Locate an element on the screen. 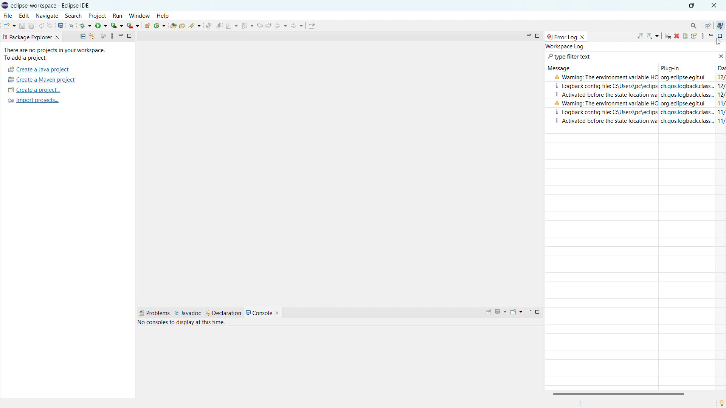 The width and height of the screenshot is (726, 408). redo is located at coordinates (50, 25).